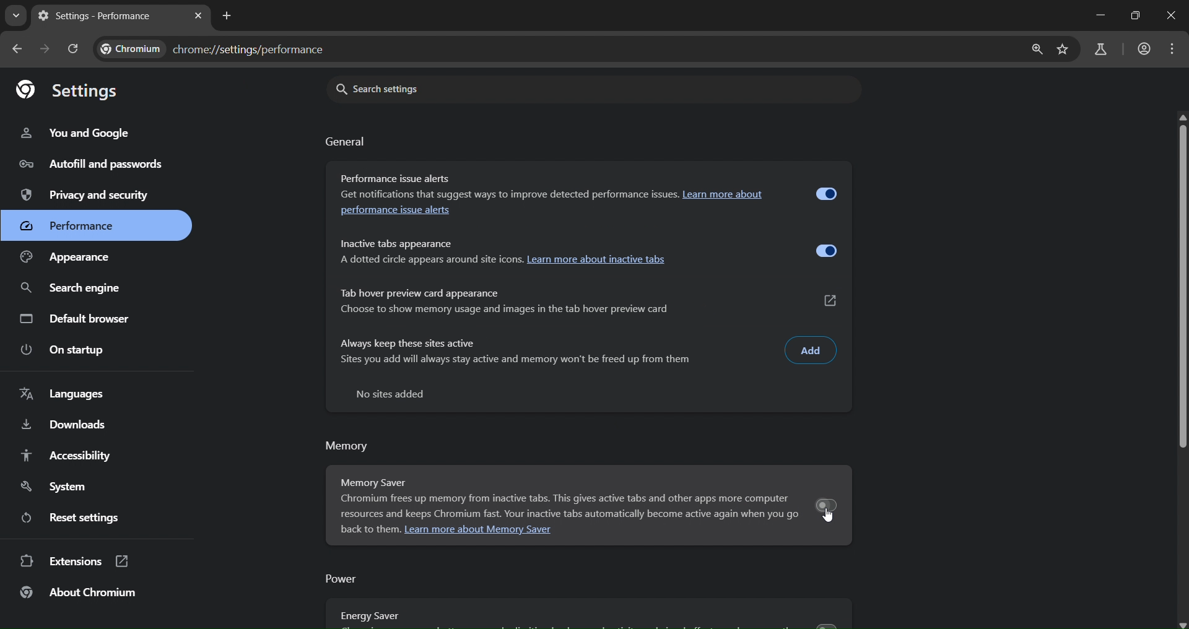  I want to click on tab hover preview card appearance, so click(420, 293).